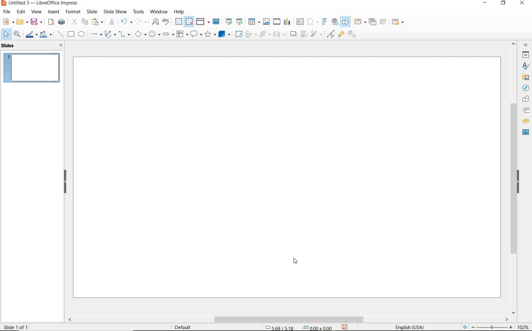 Image resolution: width=532 pixels, height=331 pixels. What do you see at coordinates (22, 22) in the screenshot?
I see `OPEN` at bounding box center [22, 22].